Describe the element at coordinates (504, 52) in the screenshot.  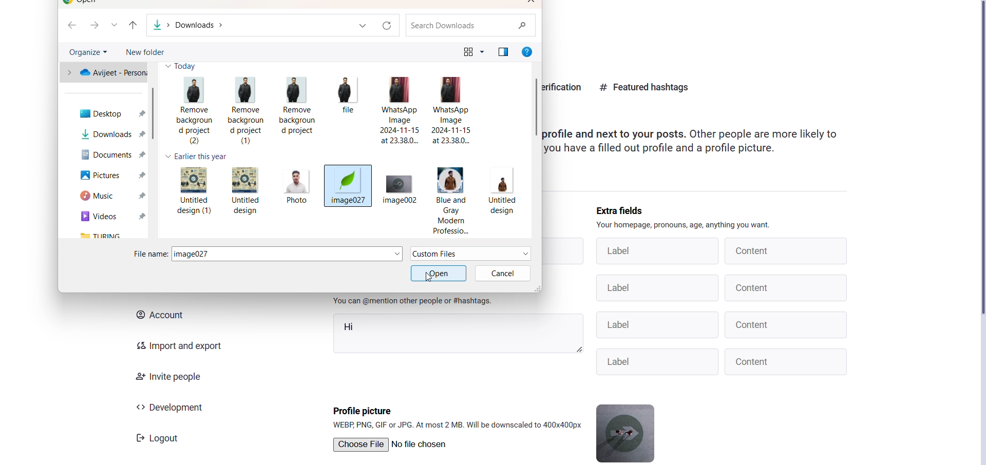
I see `preview pane` at that location.